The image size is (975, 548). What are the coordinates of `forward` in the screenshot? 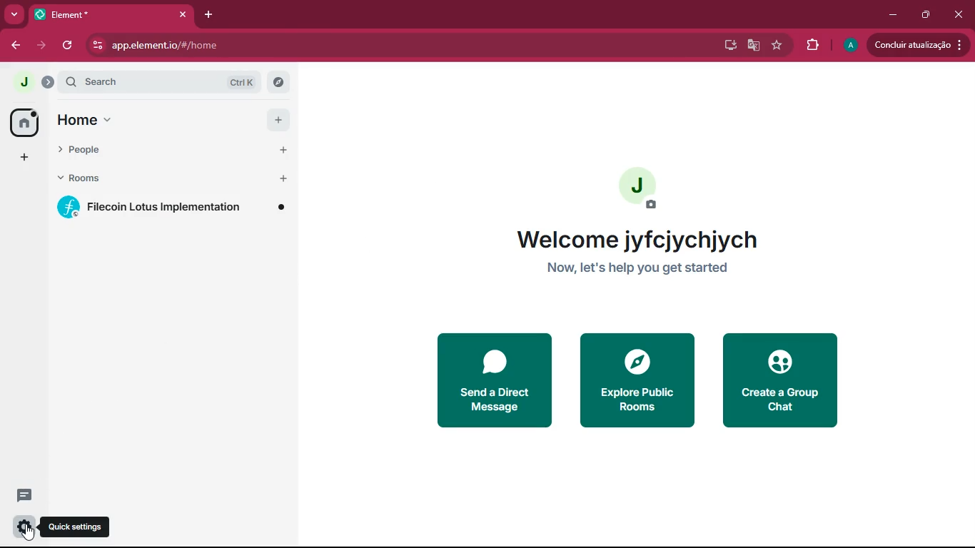 It's located at (39, 46).